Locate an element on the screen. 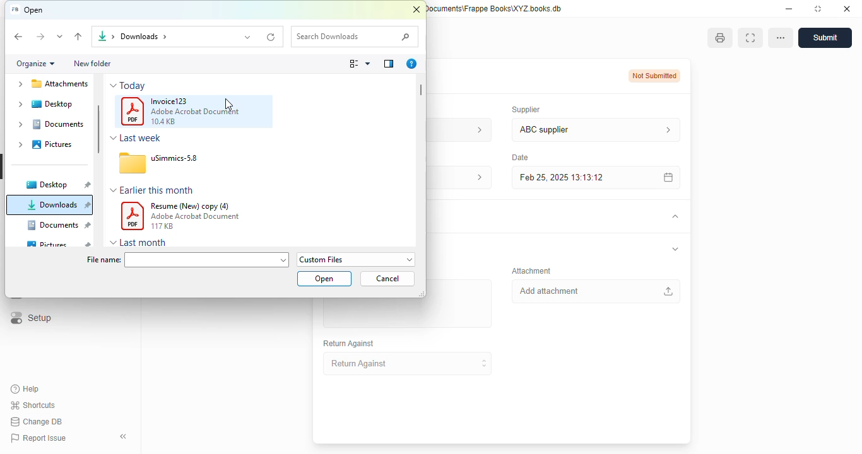 This screenshot has width=862, height=454. supplier information is located at coordinates (665, 130).